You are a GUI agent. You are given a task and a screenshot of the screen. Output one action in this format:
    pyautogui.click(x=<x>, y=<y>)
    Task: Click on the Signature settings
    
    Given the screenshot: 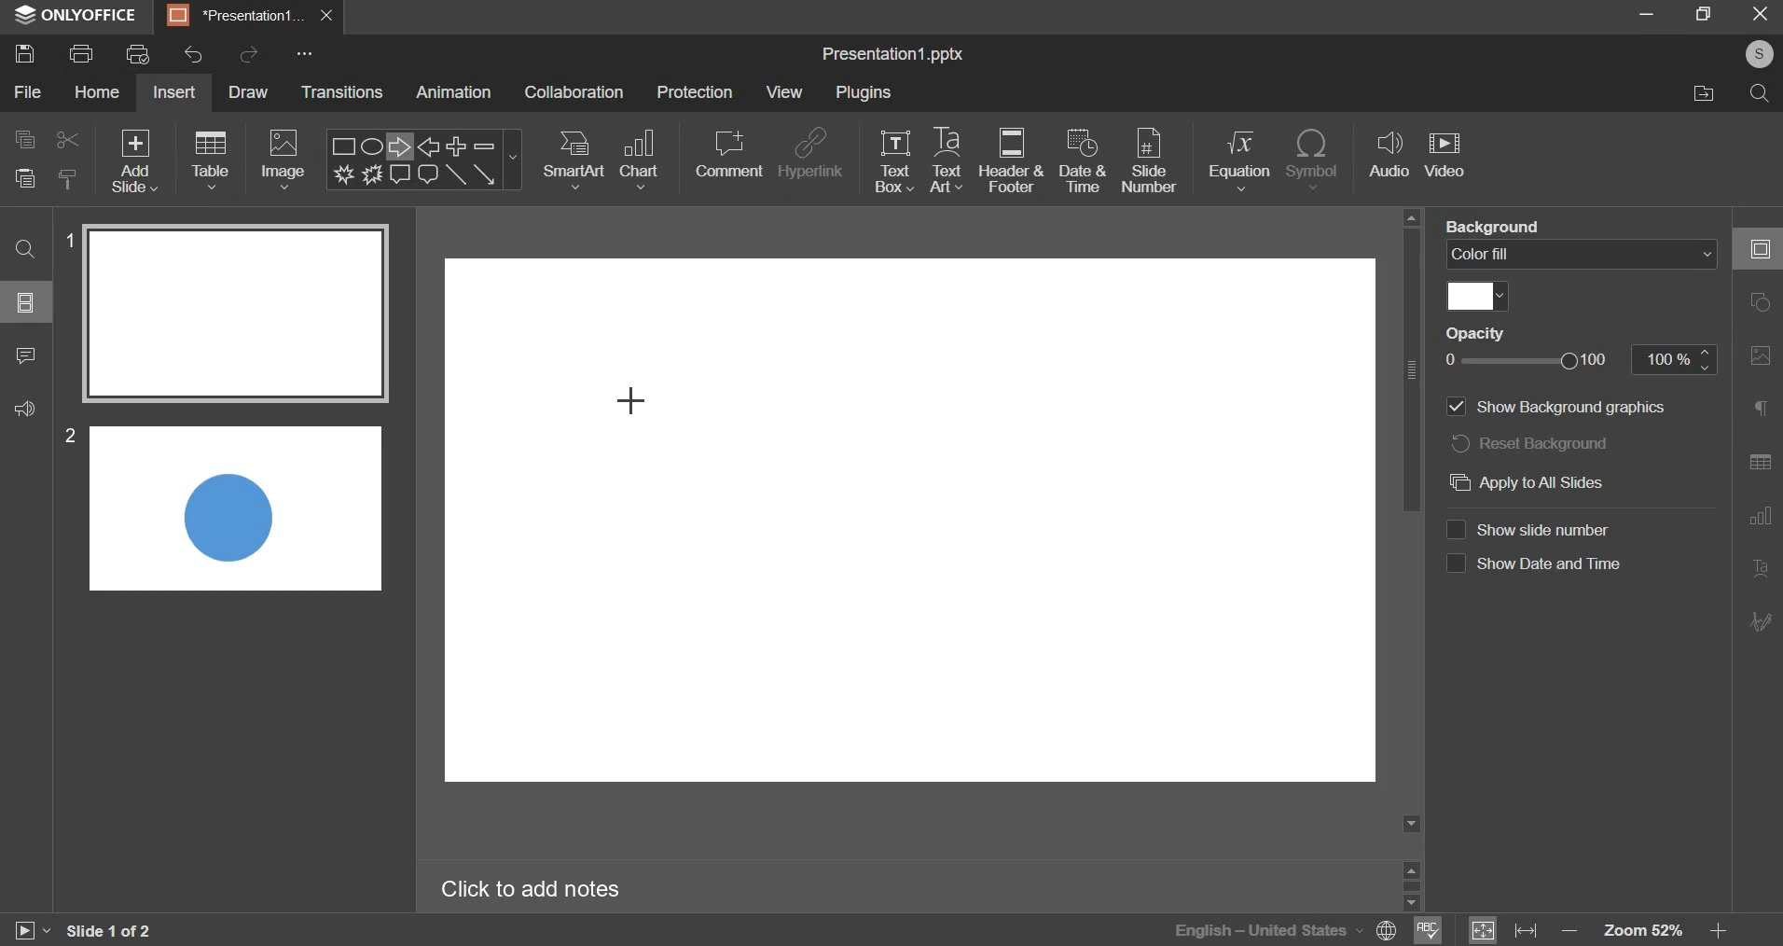 What is the action you would take?
    pyautogui.click(x=1763, y=620)
    